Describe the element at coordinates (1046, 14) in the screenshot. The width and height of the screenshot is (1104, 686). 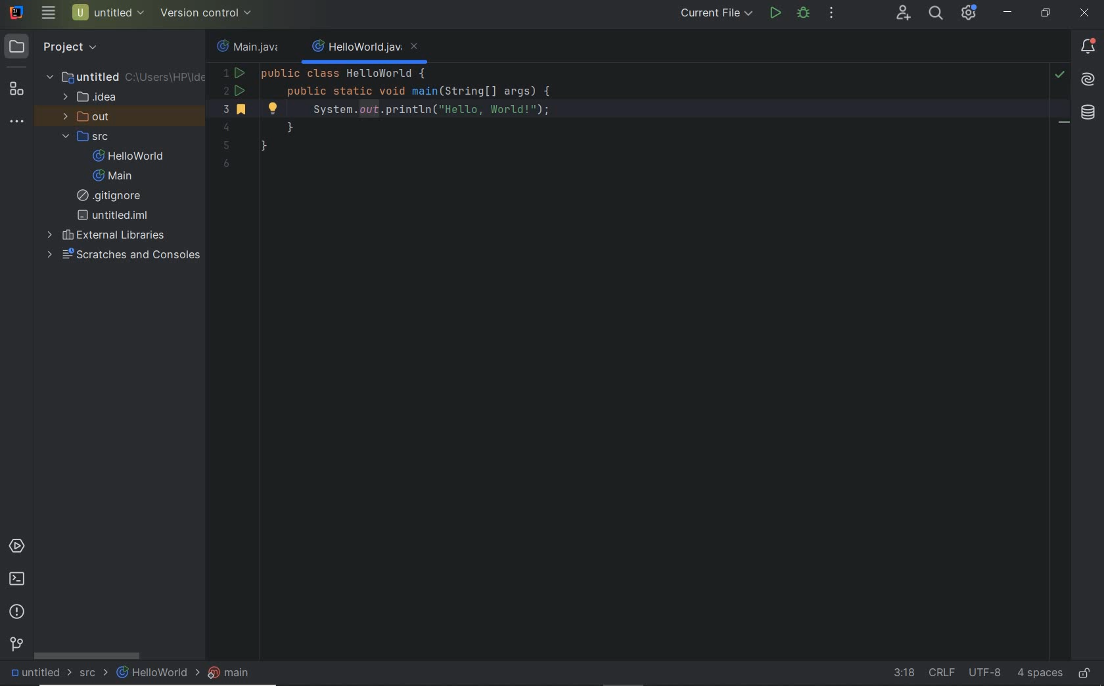
I see `restore down` at that location.